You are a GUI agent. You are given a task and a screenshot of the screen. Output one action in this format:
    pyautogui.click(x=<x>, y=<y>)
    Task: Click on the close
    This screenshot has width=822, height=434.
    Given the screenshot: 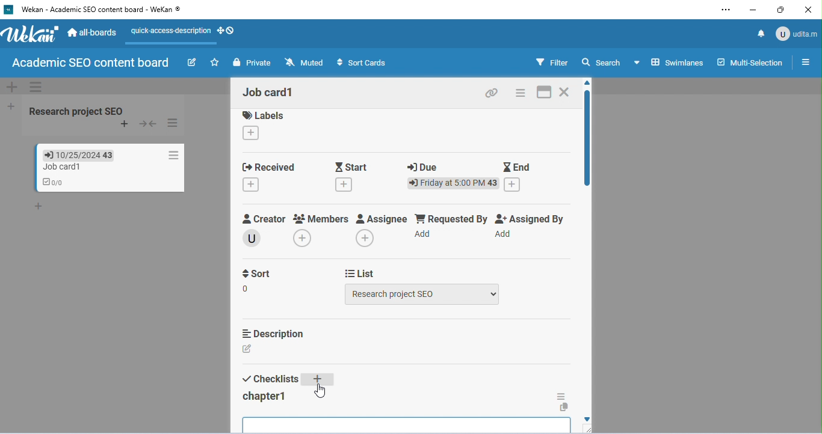 What is the action you would take?
    pyautogui.click(x=808, y=10)
    